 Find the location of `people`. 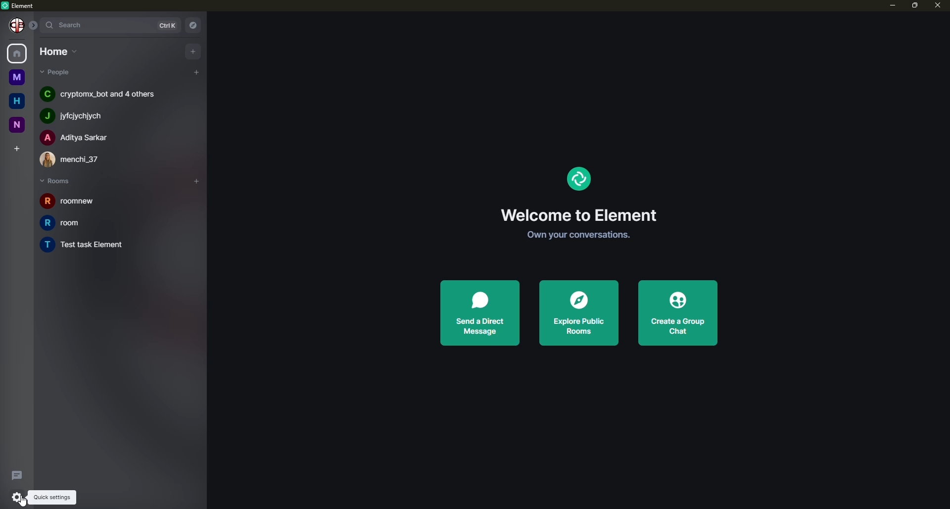

people is located at coordinates (78, 116).